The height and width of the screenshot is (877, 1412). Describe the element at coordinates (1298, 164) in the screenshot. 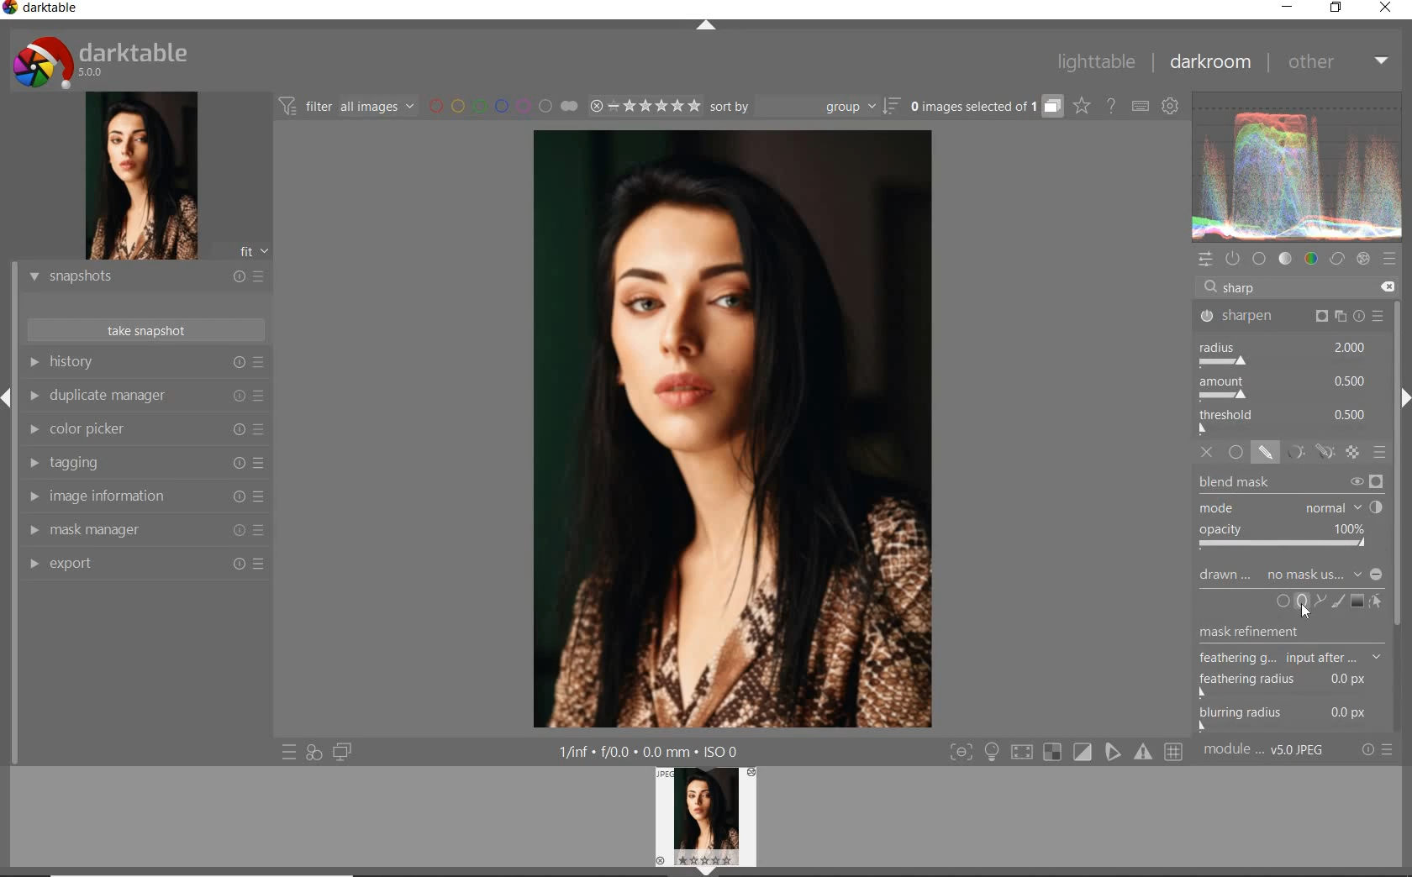

I see `Preview color` at that location.